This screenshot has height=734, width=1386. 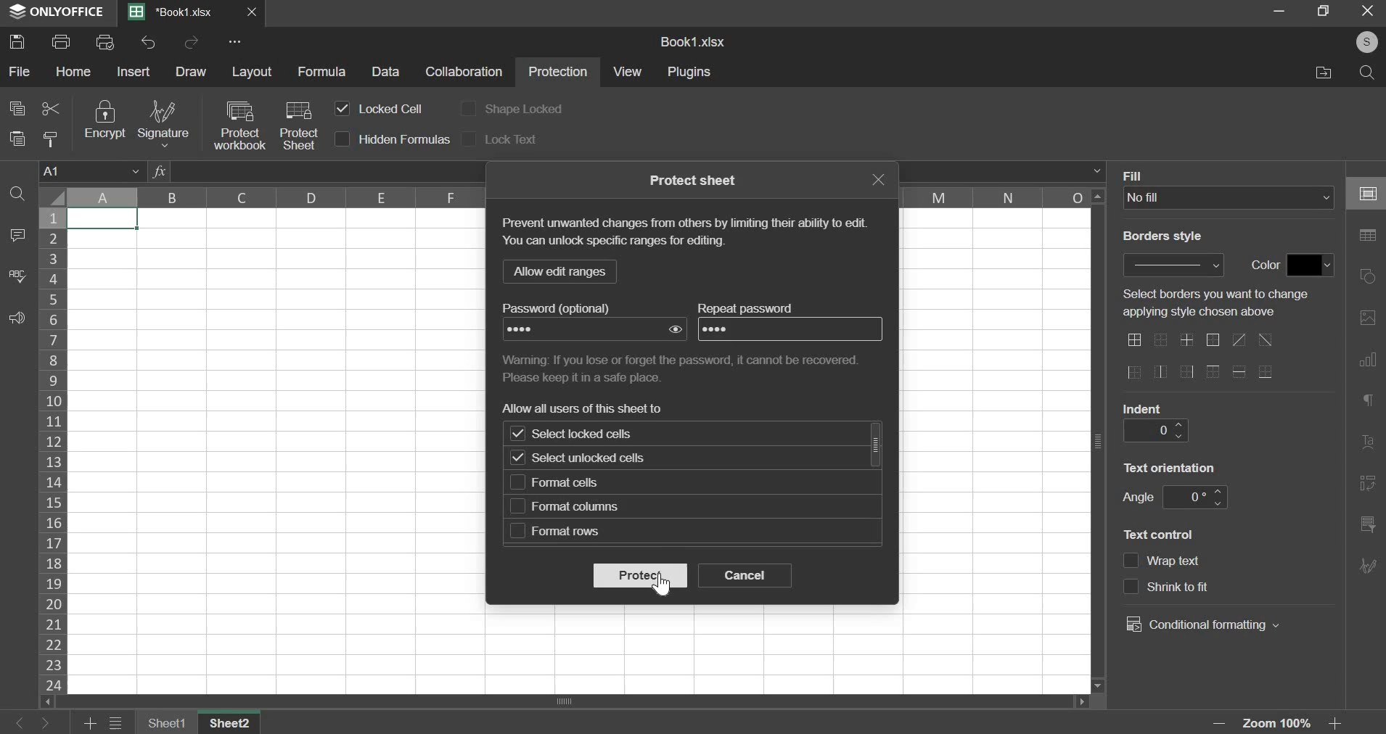 I want to click on right, so click(x=44, y=724).